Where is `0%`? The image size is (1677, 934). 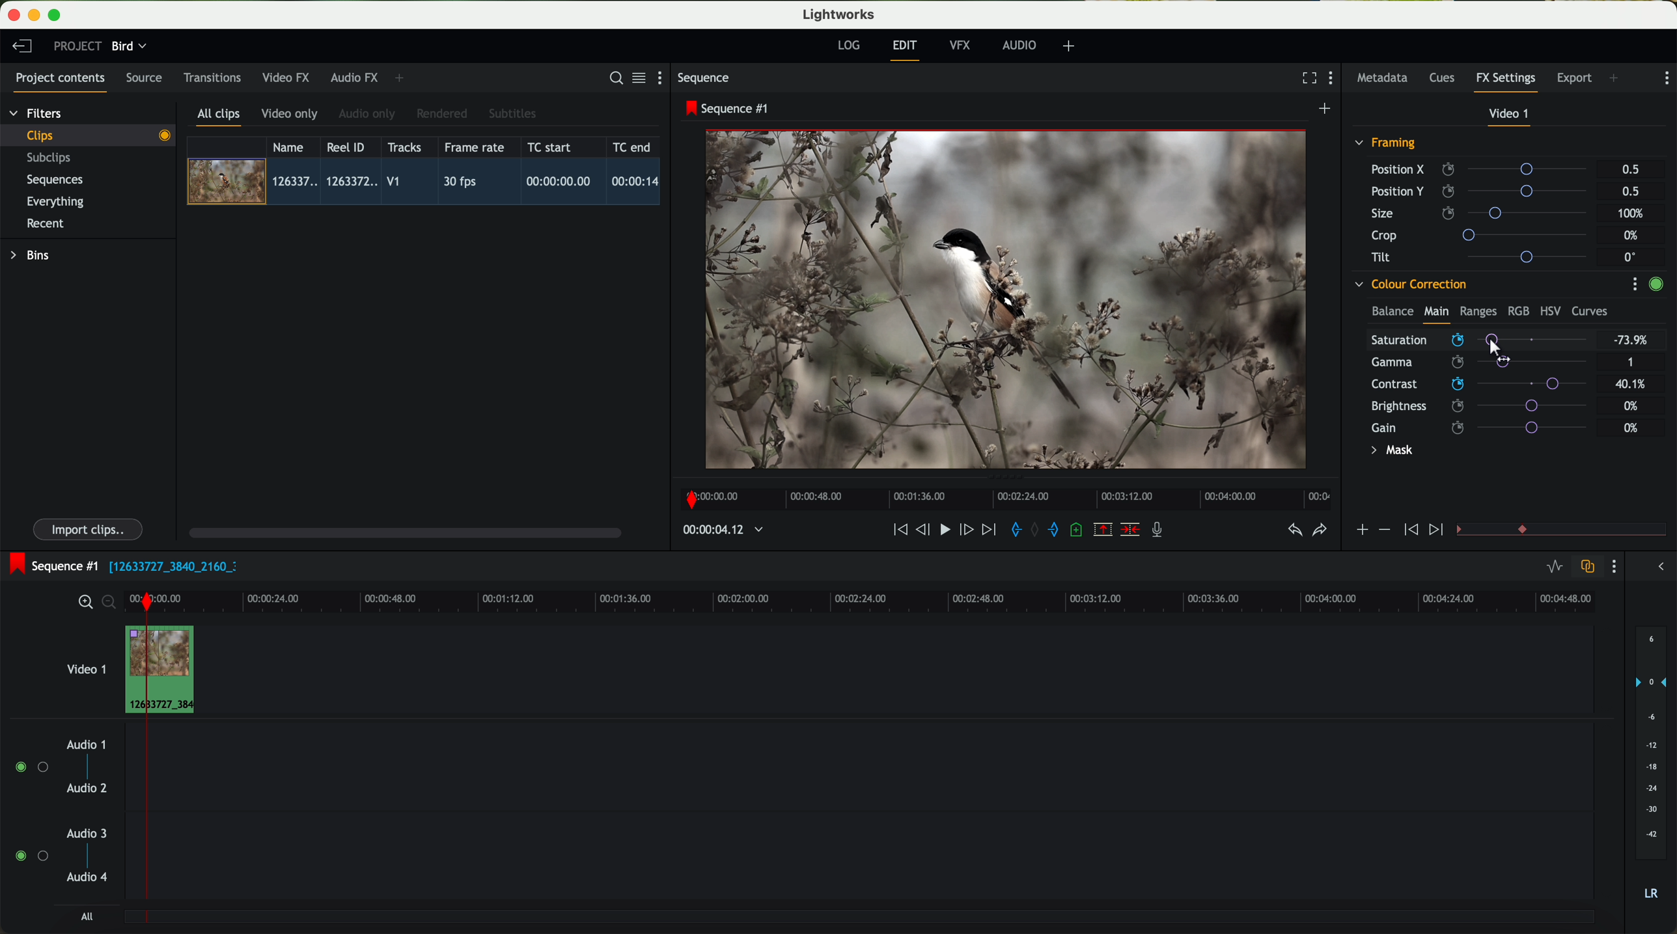
0% is located at coordinates (1631, 428).